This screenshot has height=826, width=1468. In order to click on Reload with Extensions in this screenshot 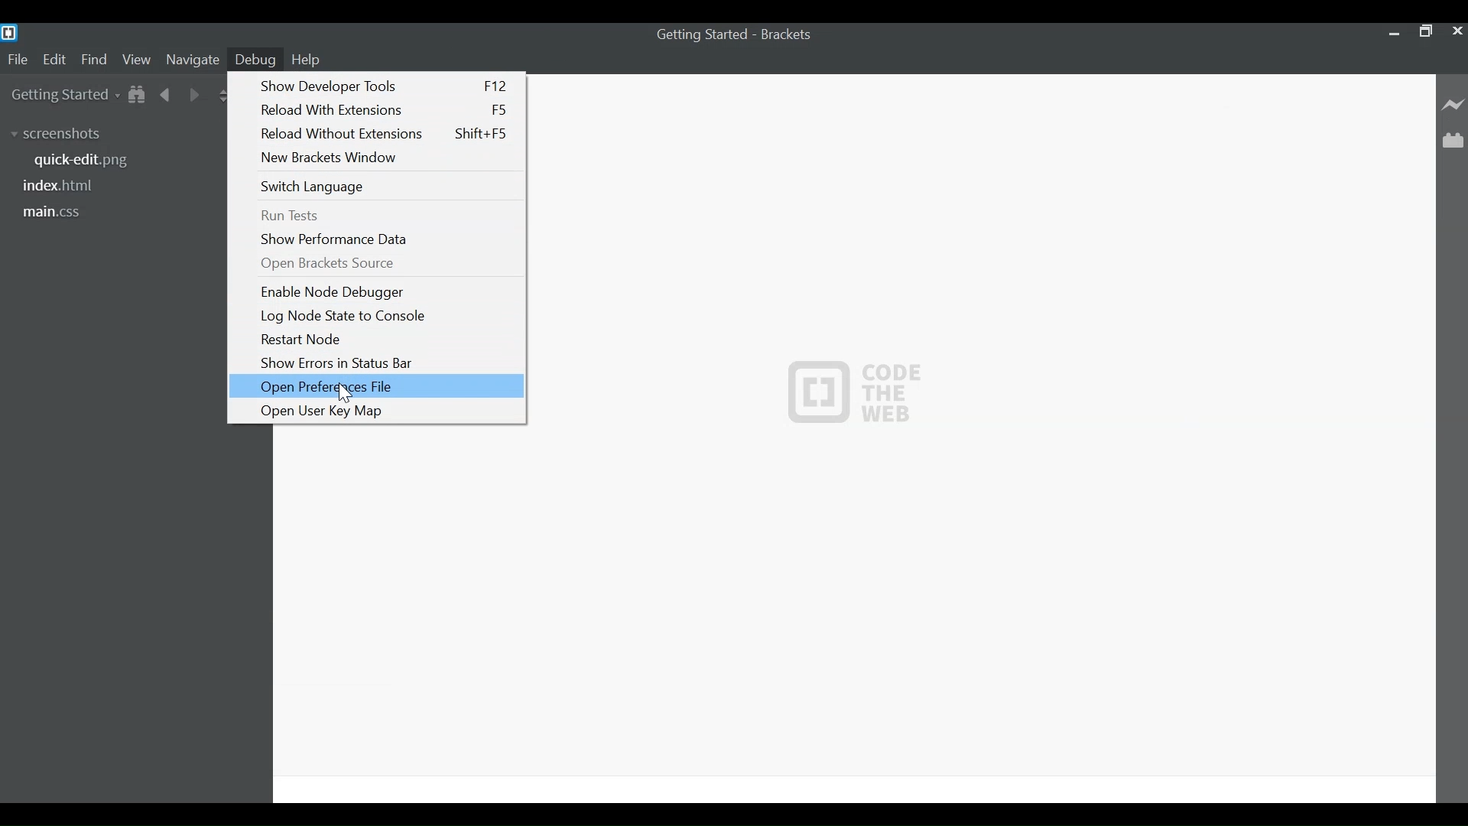, I will do `click(384, 111)`.